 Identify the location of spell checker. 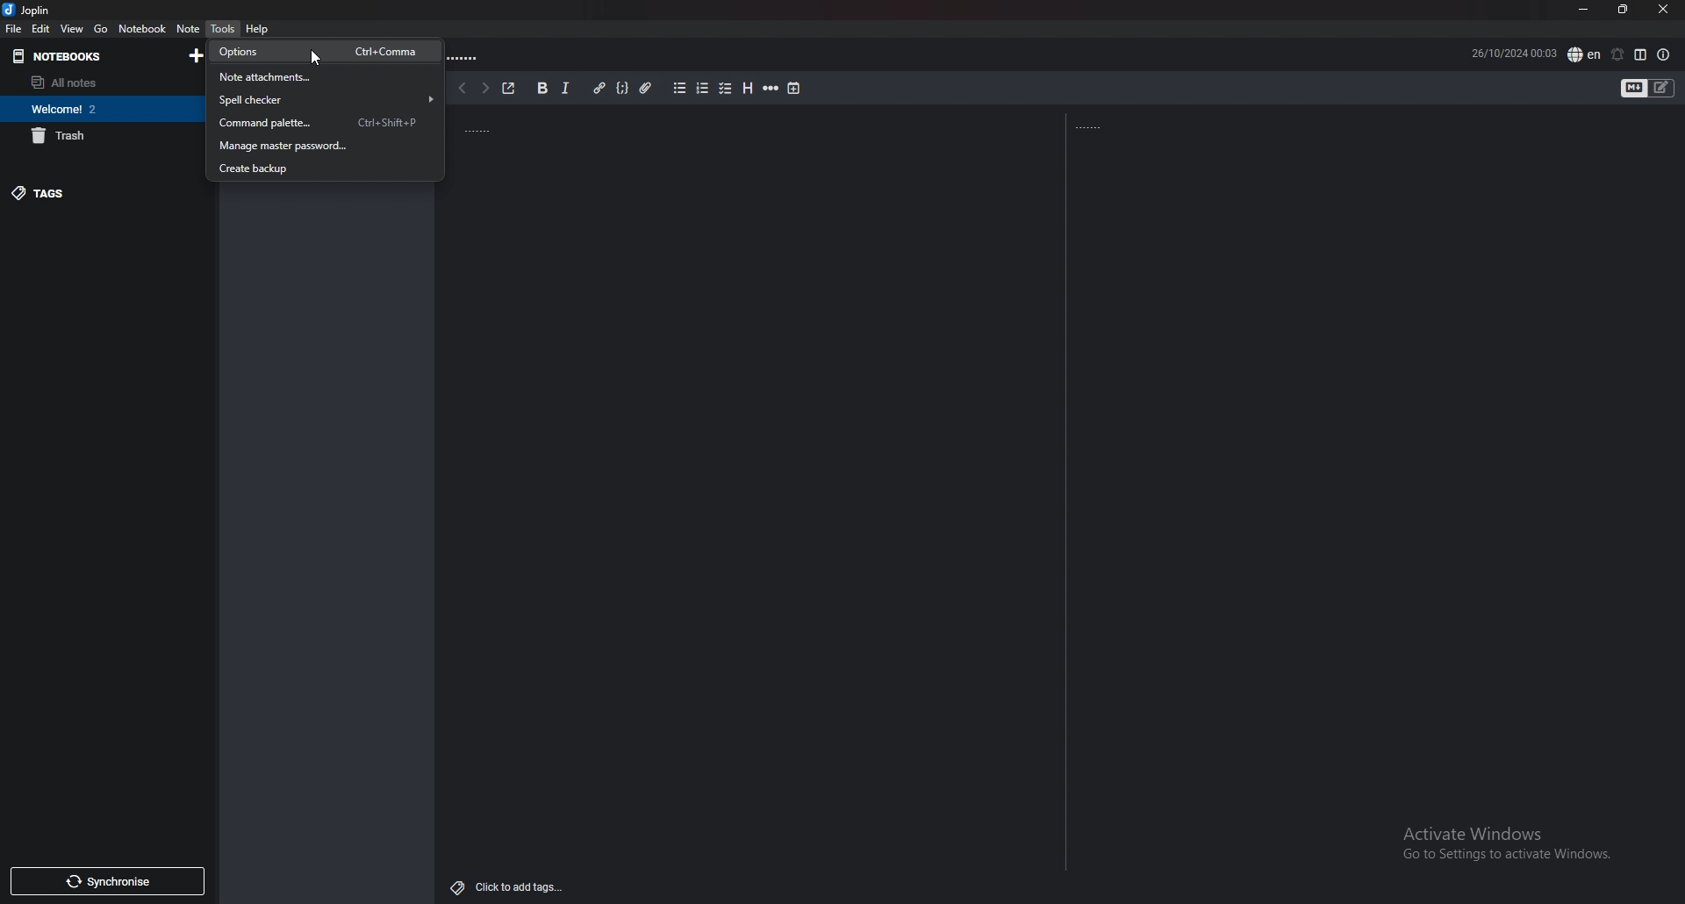
(323, 100).